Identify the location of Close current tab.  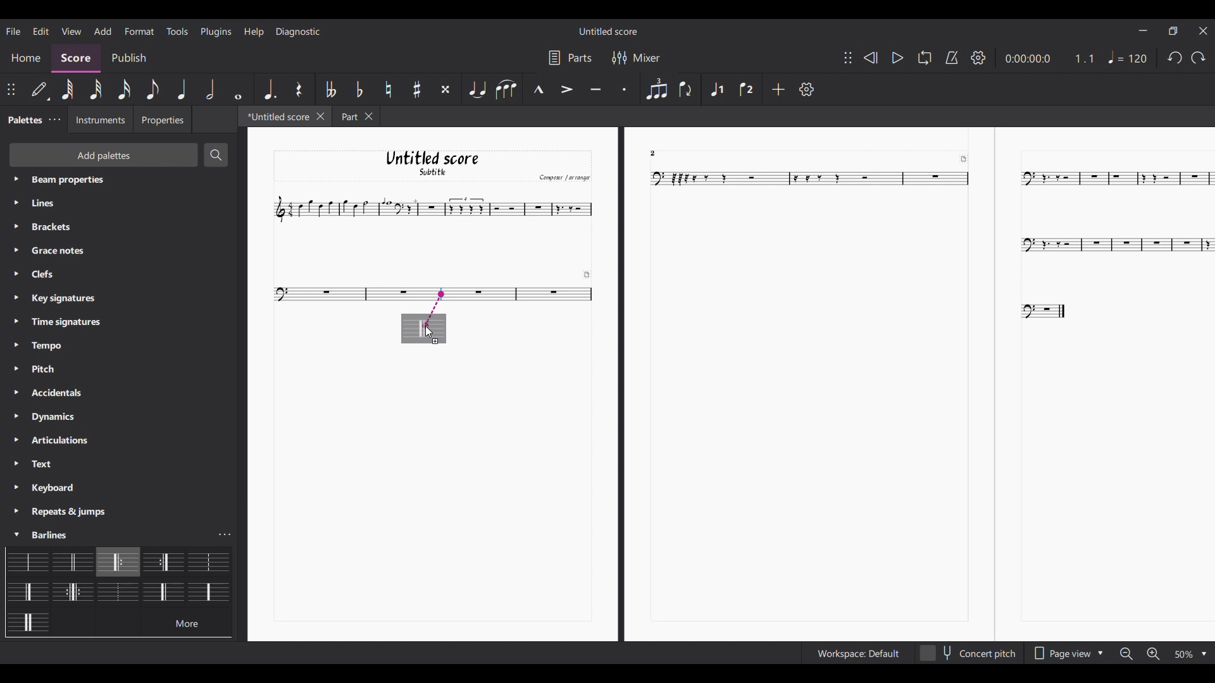
(320, 116).